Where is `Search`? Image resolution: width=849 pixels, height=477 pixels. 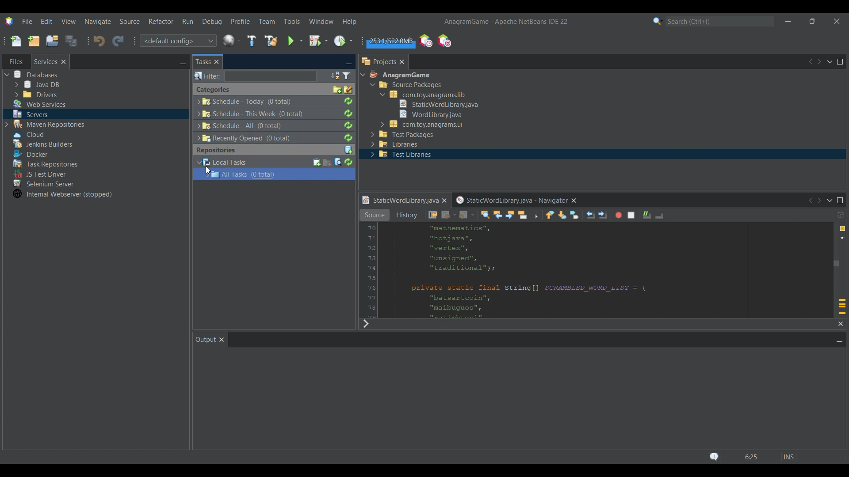
Search is located at coordinates (719, 21).